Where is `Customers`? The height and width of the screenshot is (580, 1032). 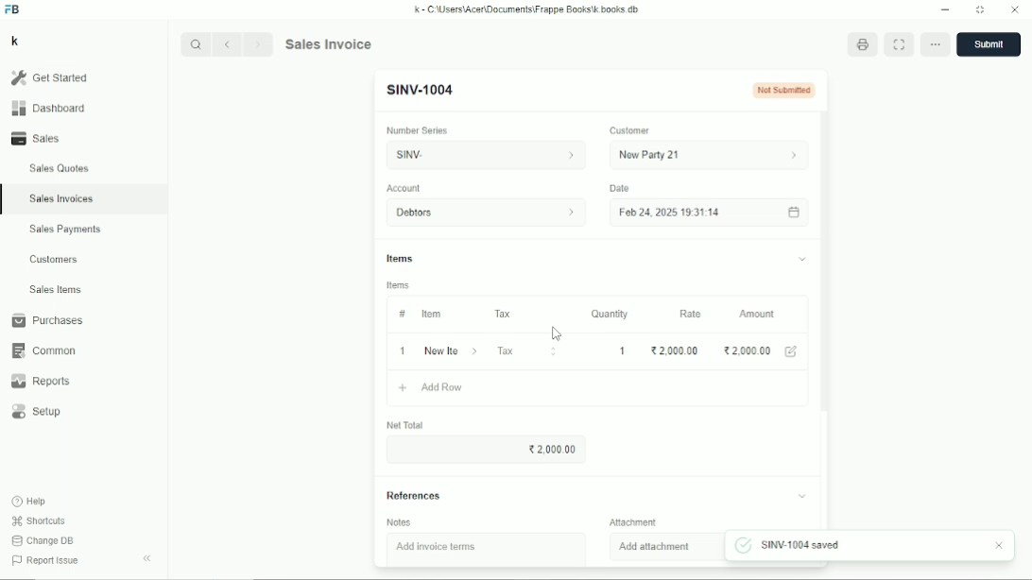
Customers is located at coordinates (55, 259).